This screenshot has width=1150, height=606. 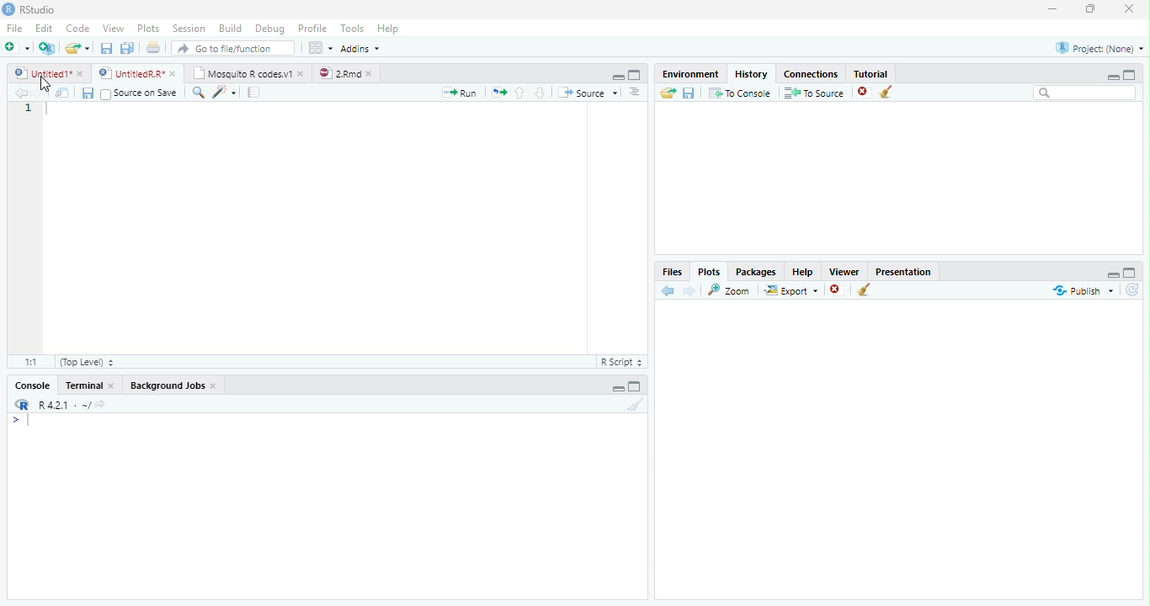 What do you see at coordinates (19, 93) in the screenshot?
I see `Previous Source Location` at bounding box center [19, 93].